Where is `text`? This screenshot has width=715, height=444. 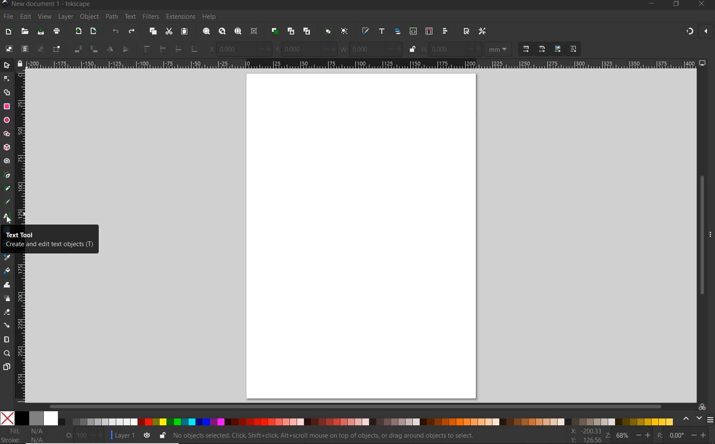
text is located at coordinates (129, 17).